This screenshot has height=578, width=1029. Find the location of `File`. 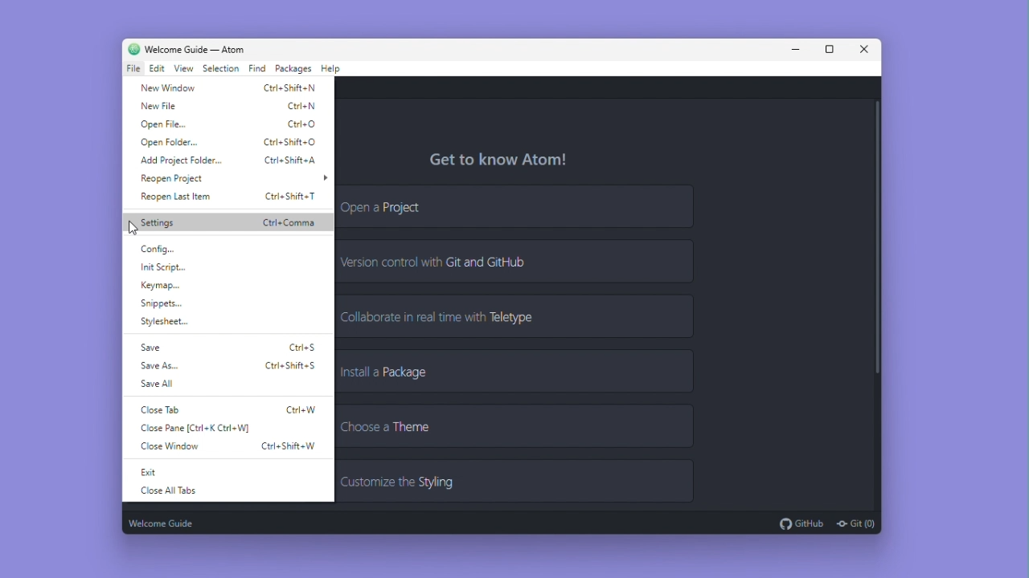

File is located at coordinates (131, 71).